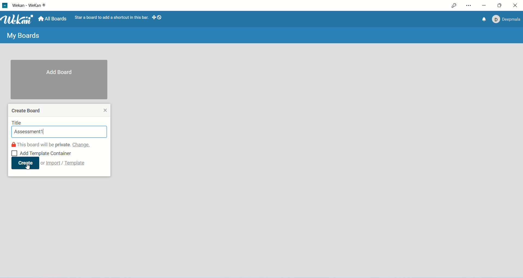 This screenshot has width=523, height=278. What do you see at coordinates (19, 122) in the screenshot?
I see `title` at bounding box center [19, 122].